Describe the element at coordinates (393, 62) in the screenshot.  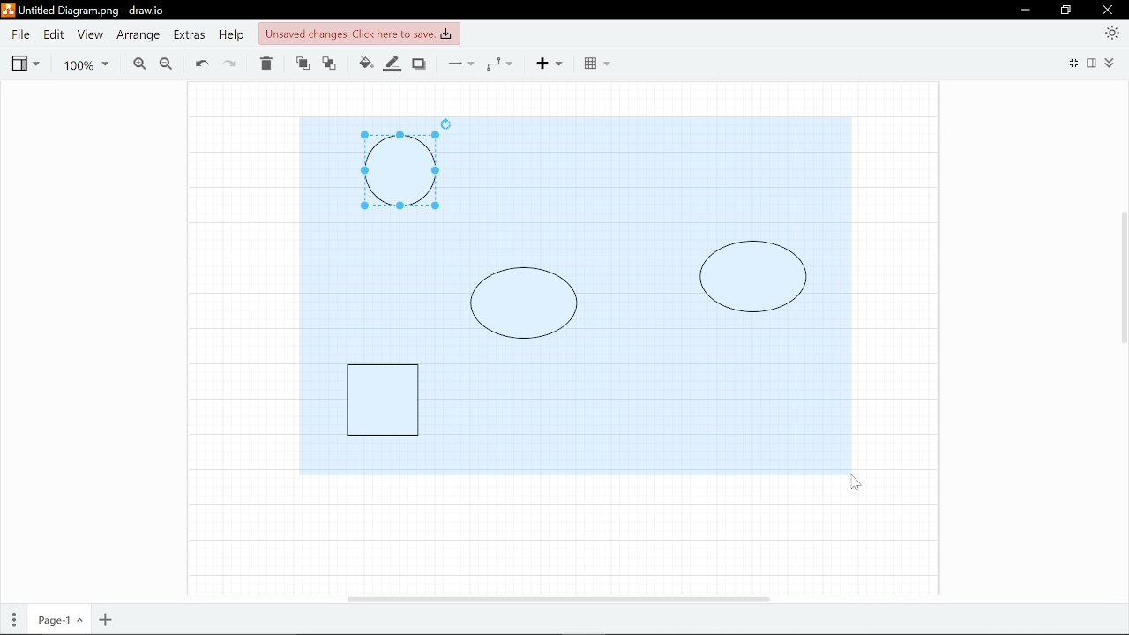
I see `Line color` at that location.